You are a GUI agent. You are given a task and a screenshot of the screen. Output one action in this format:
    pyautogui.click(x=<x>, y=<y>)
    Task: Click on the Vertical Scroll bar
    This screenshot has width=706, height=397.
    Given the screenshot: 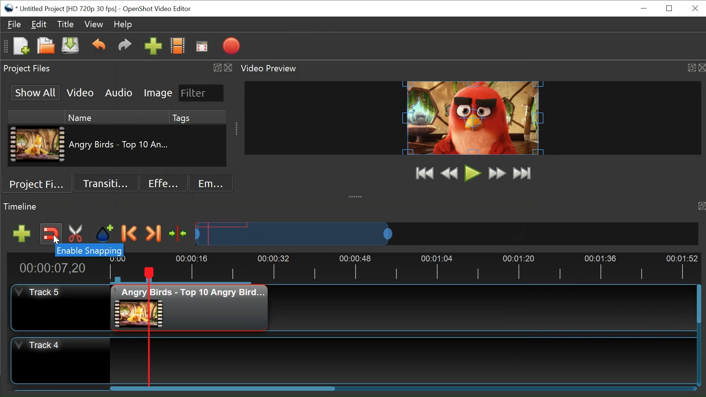 What is the action you would take?
    pyautogui.click(x=697, y=303)
    